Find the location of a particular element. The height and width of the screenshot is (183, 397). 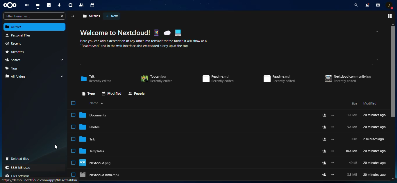

Modified is located at coordinates (370, 103).